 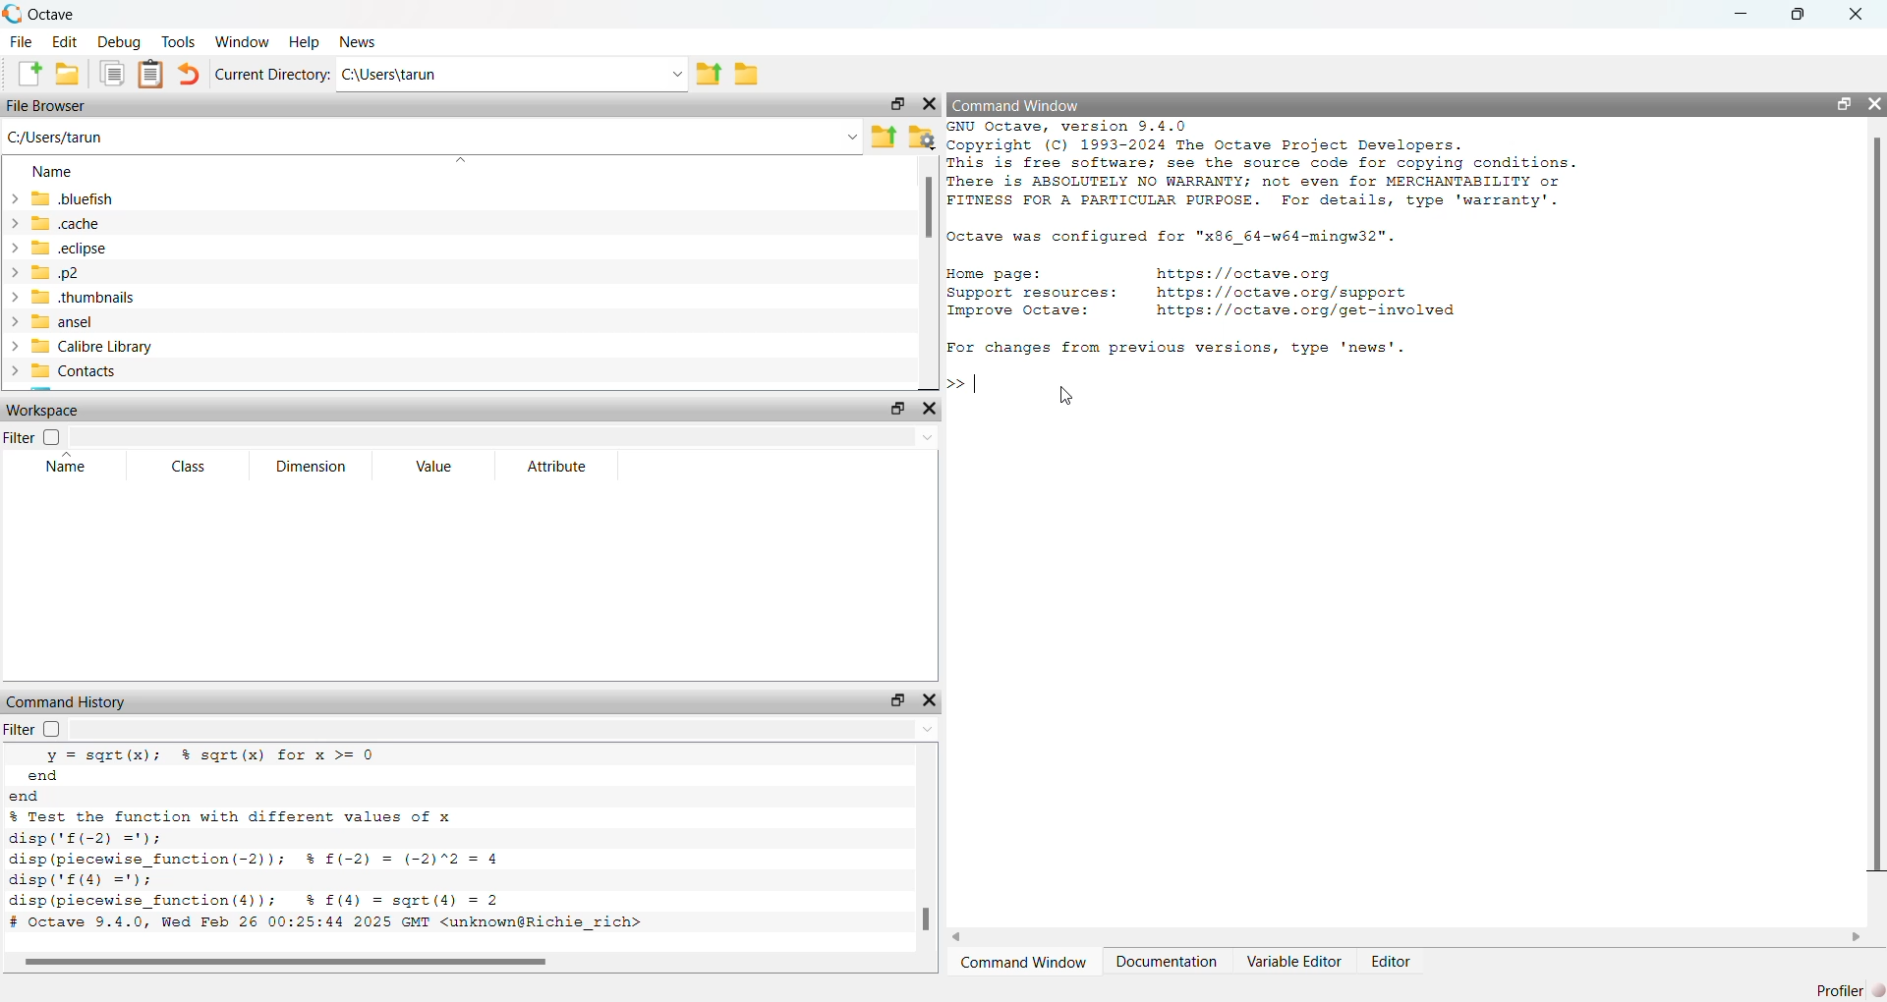 What do you see at coordinates (895, 409) in the screenshot?
I see `Maximize/Restore` at bounding box center [895, 409].